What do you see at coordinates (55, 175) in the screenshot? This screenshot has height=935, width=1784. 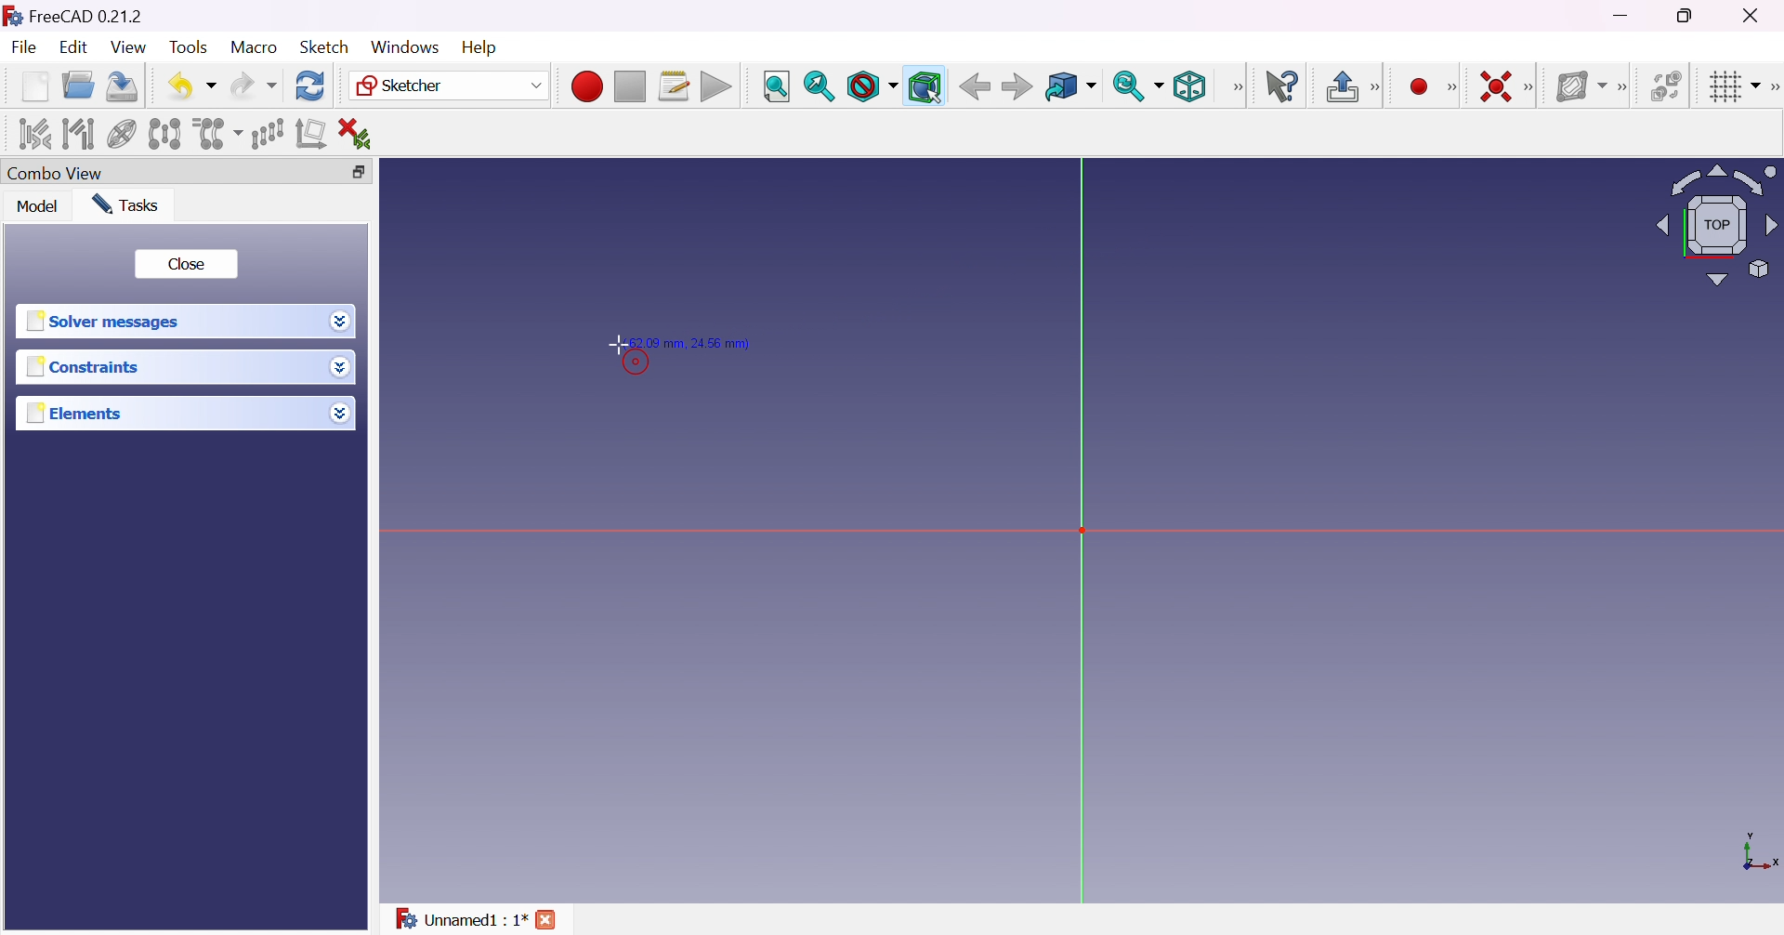 I see `Combo view` at bounding box center [55, 175].